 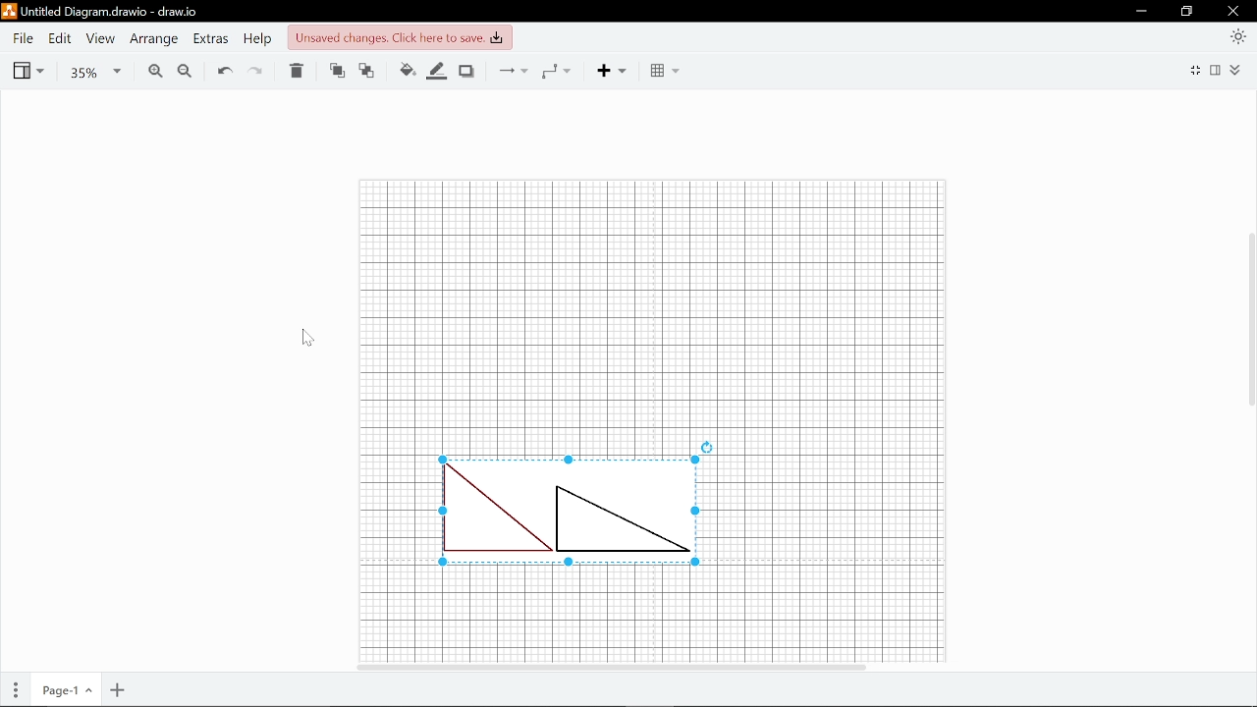 What do you see at coordinates (516, 70) in the screenshot?
I see `Connections` at bounding box center [516, 70].